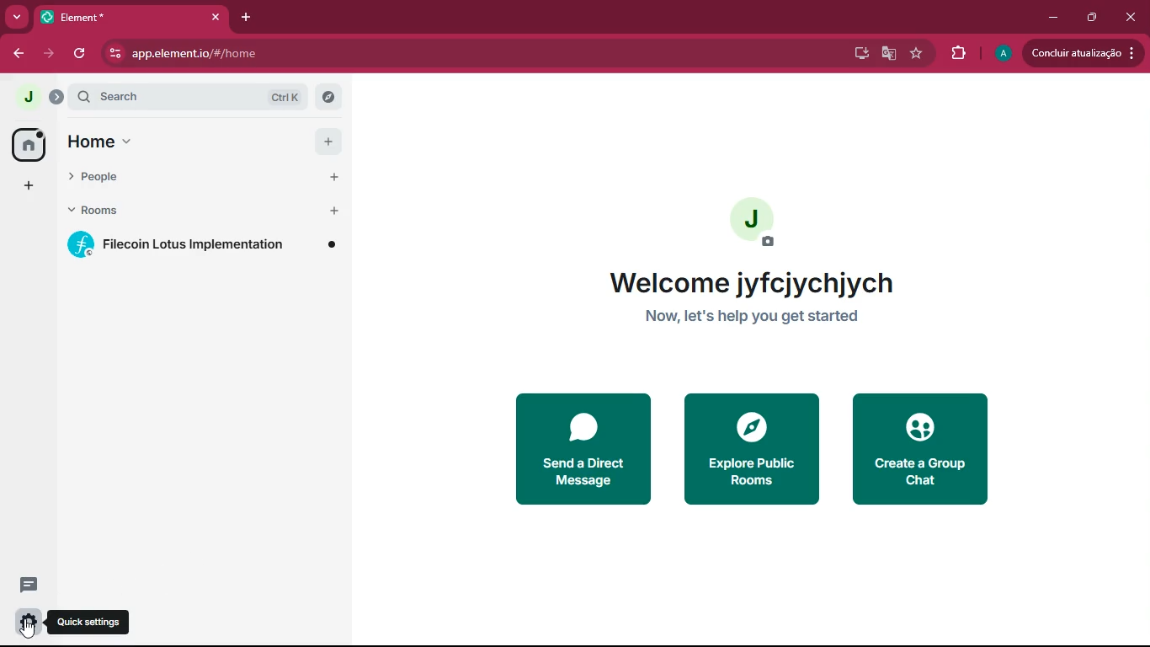 The image size is (1150, 647). I want to click on google translate, so click(892, 53).